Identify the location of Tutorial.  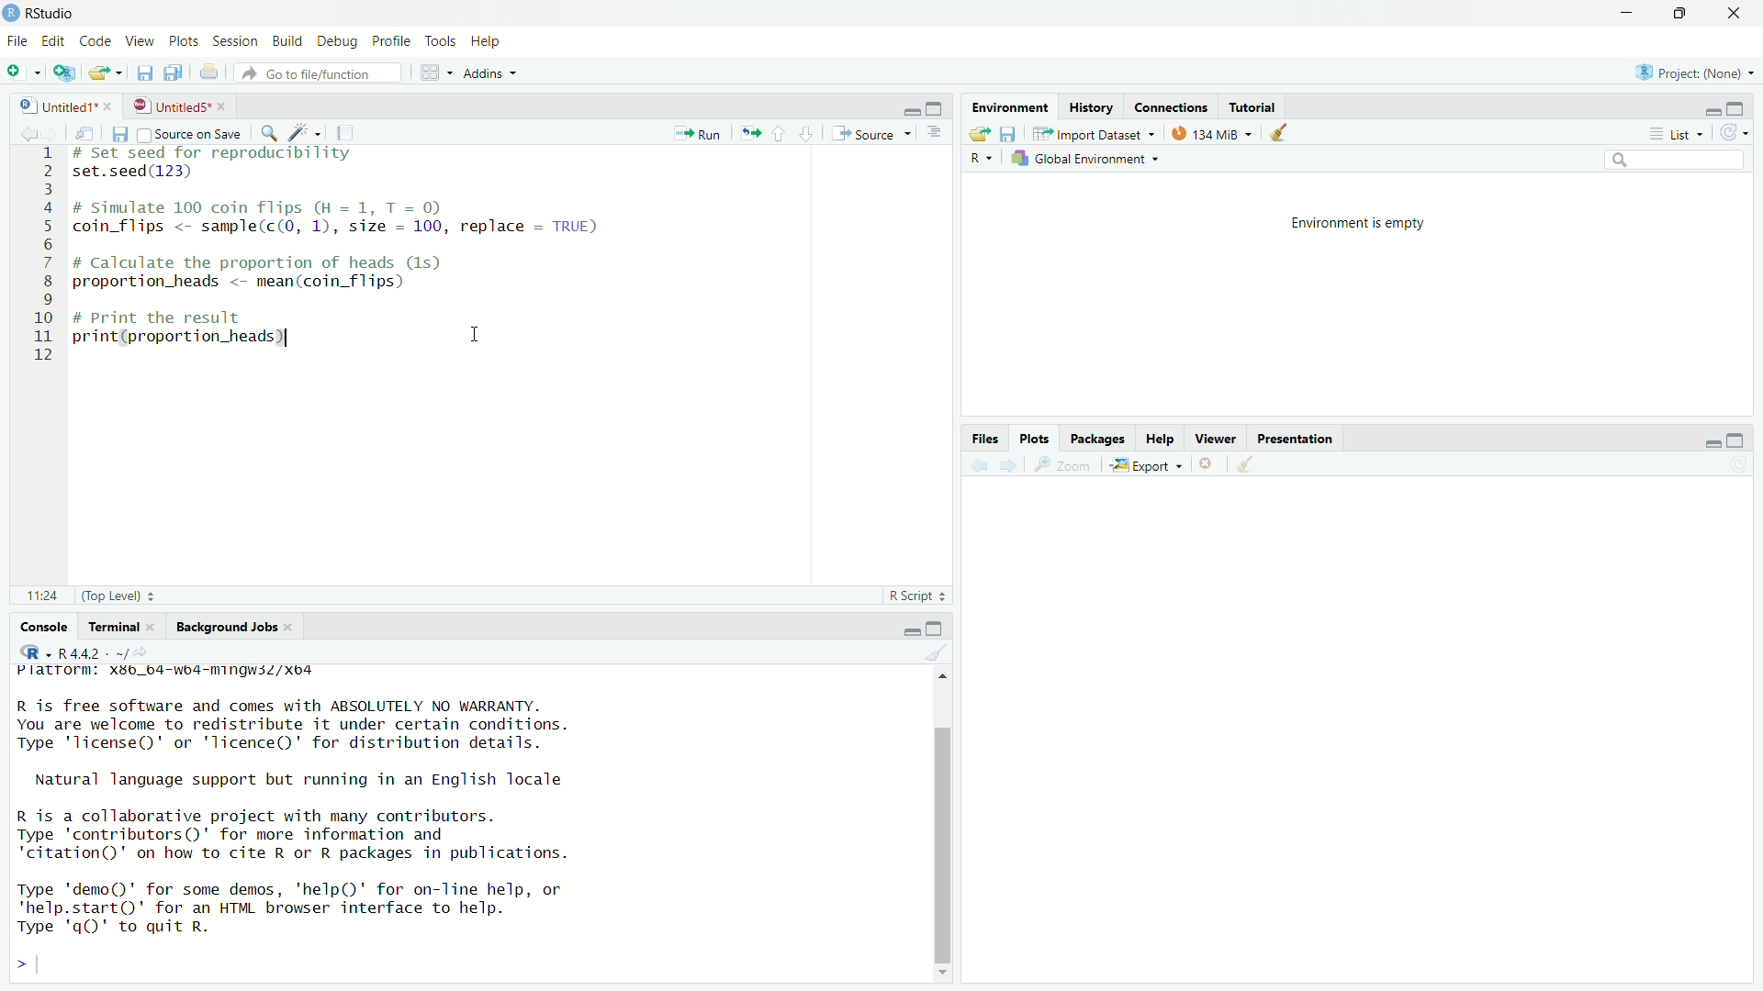
(1252, 104).